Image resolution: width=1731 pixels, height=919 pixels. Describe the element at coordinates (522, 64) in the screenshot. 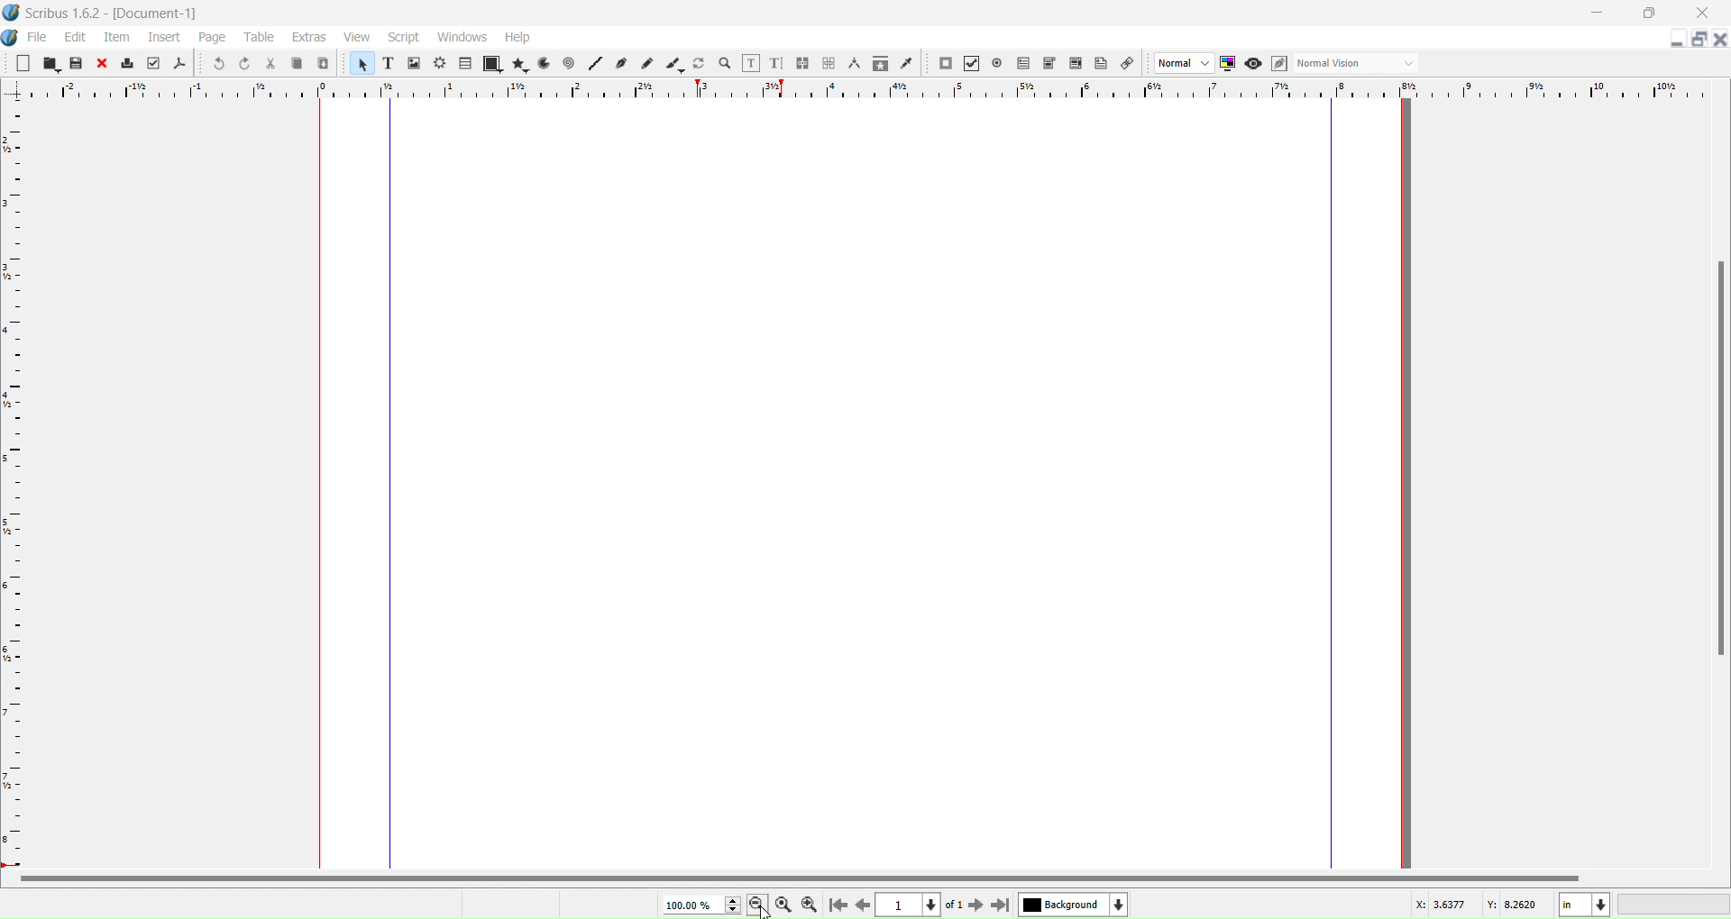

I see `Polygon` at that location.